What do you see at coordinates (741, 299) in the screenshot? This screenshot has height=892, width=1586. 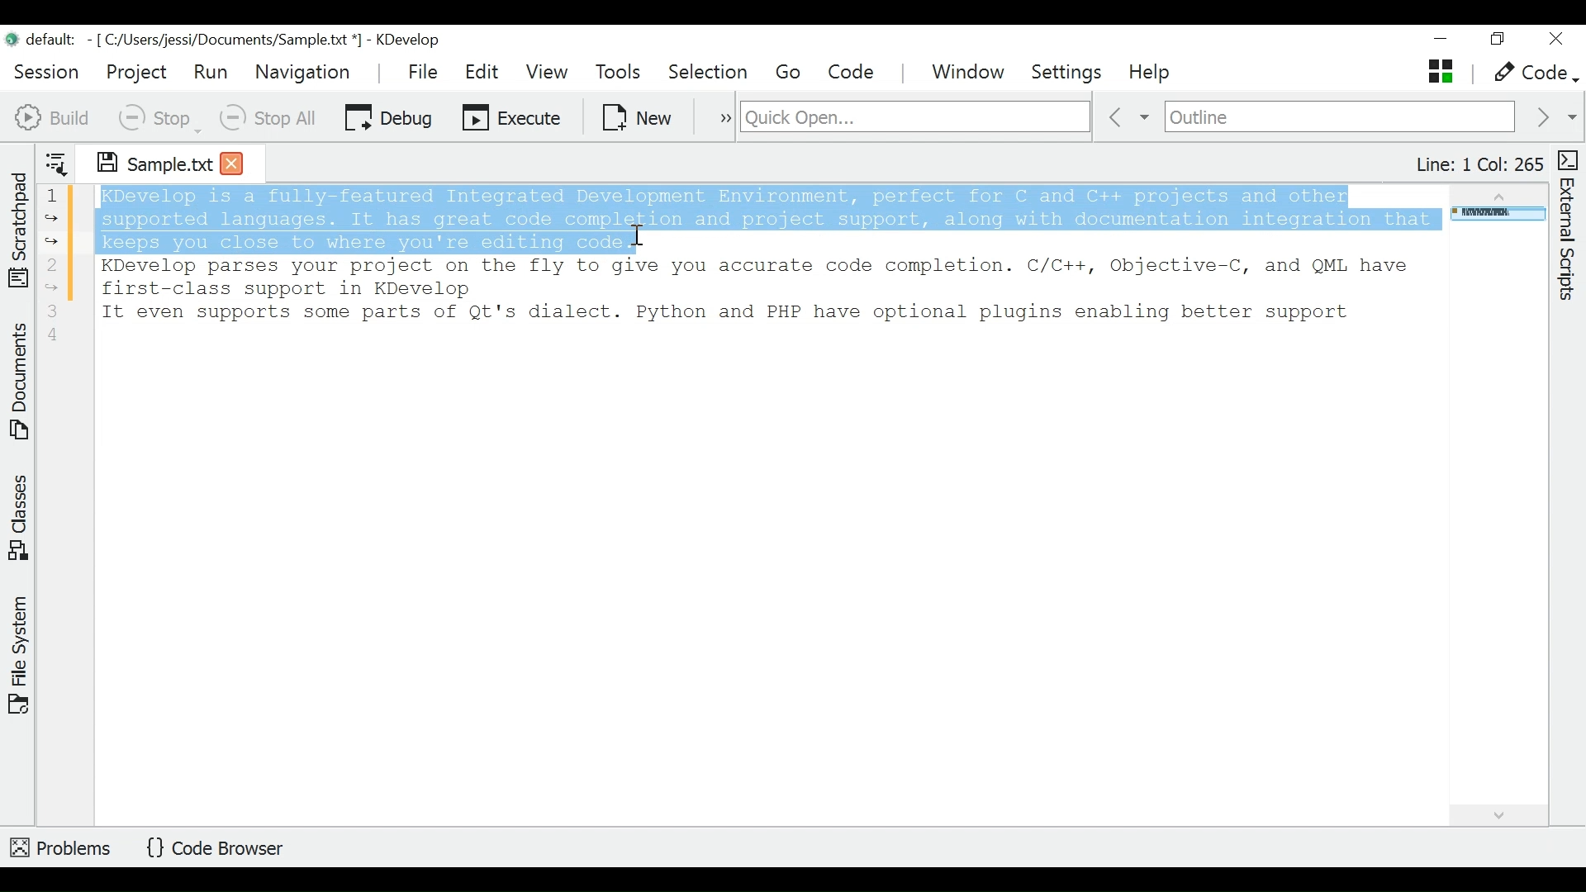 I see `2 KDevelop parses your project on the fly to give you accurate code completion. C/C++, Objective-C, and QML have first-class support in KDevelop. 3 It even supports some parts of Qt's dialect. Python and PHP have optional plugins enabling better support` at bounding box center [741, 299].